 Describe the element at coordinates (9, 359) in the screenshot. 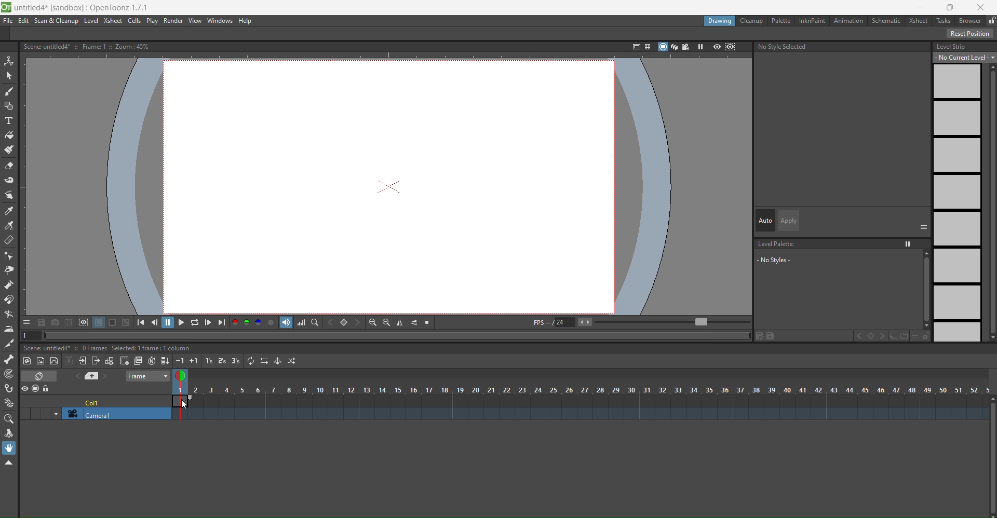

I see `skeleton tool` at that location.